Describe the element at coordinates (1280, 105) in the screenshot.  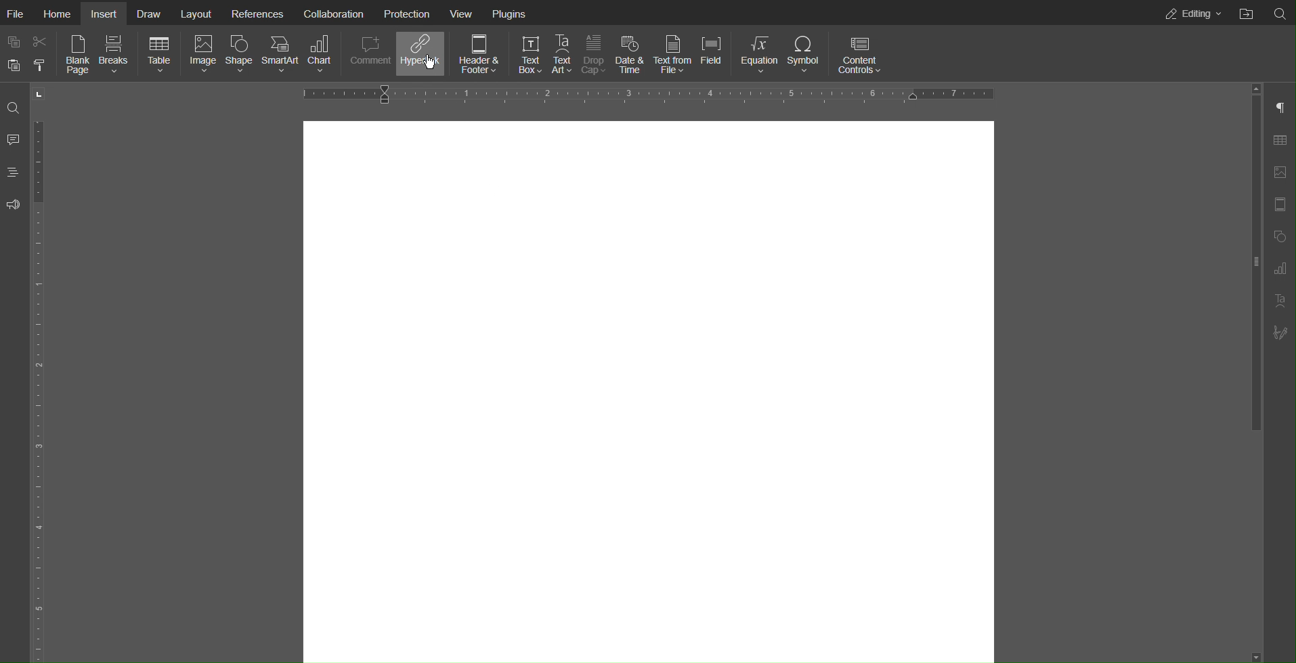
I see `Paragraph Settings` at that location.